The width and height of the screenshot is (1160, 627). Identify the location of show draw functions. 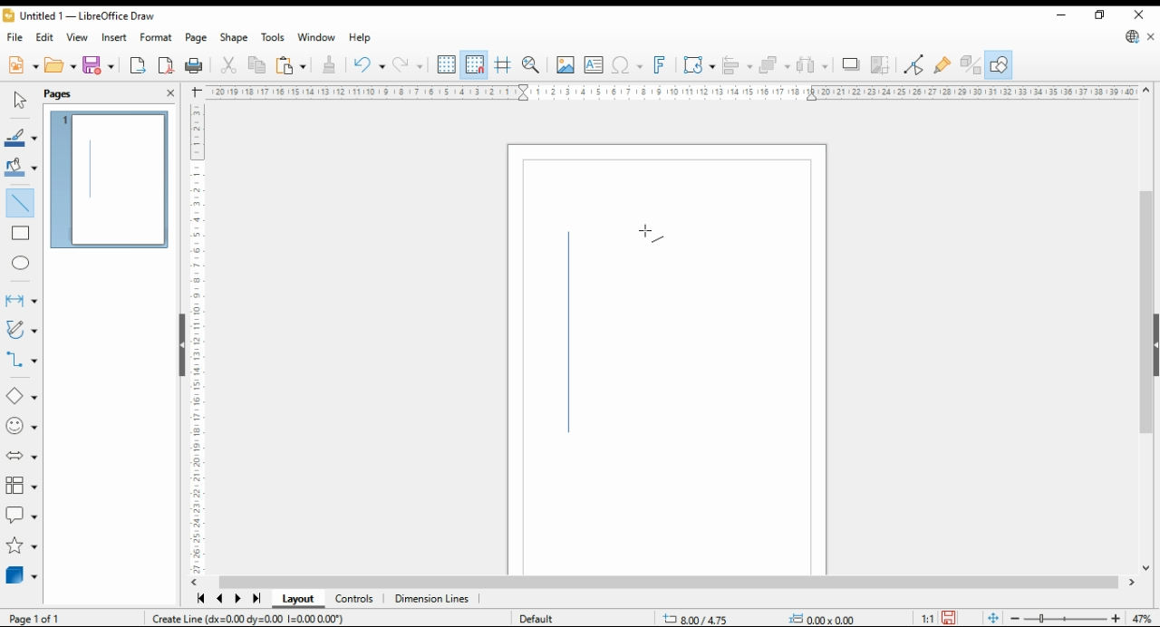
(999, 64).